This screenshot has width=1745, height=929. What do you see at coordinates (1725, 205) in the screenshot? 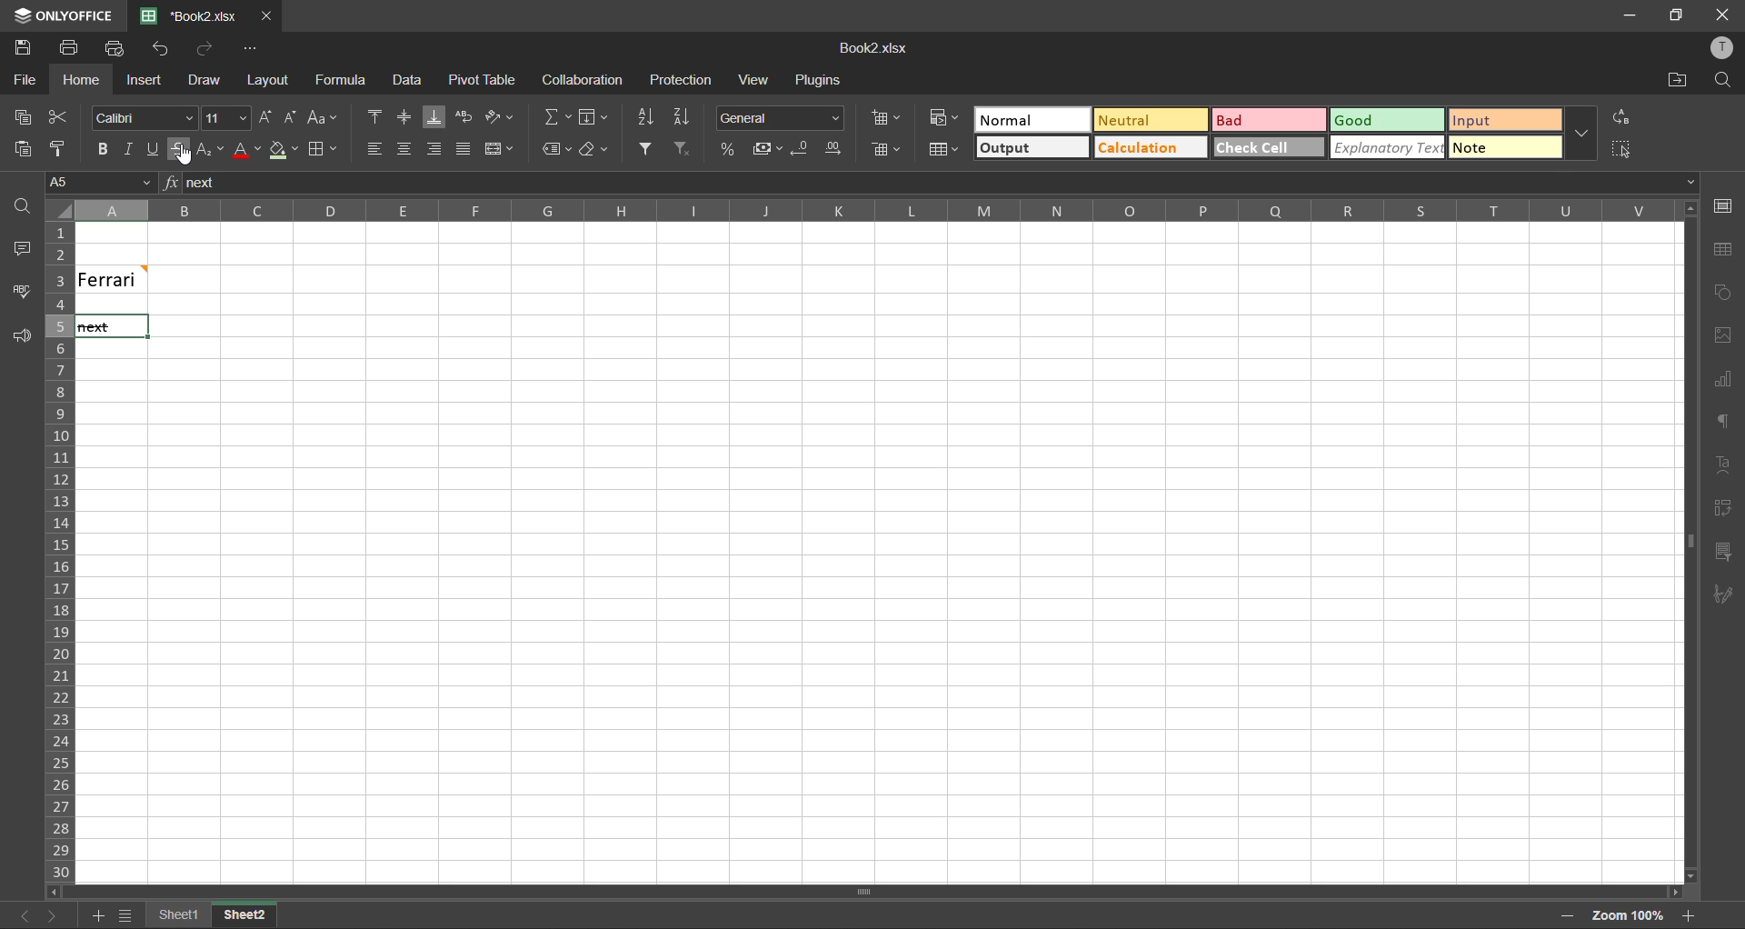
I see `cell settings` at bounding box center [1725, 205].